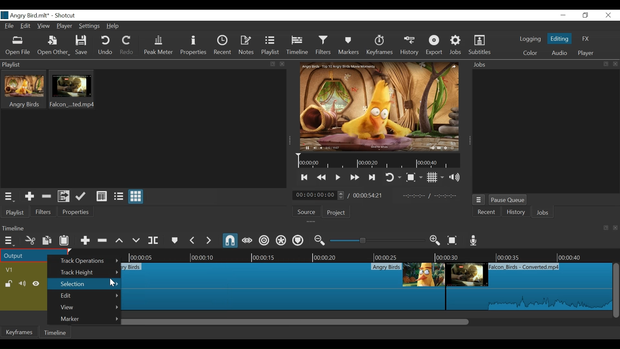 The width and height of the screenshot is (620, 349). Describe the element at coordinates (80, 197) in the screenshot. I see `Update` at that location.